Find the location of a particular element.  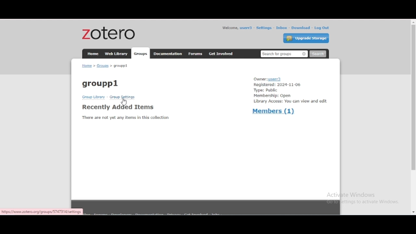

settings is located at coordinates (264, 28).